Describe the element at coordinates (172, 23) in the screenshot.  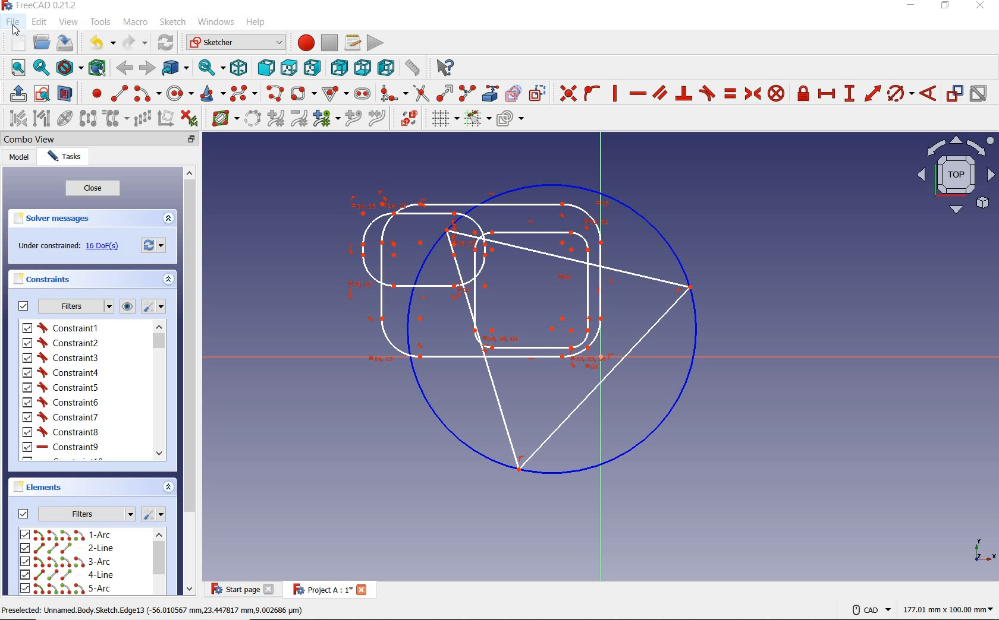
I see `sketch` at that location.